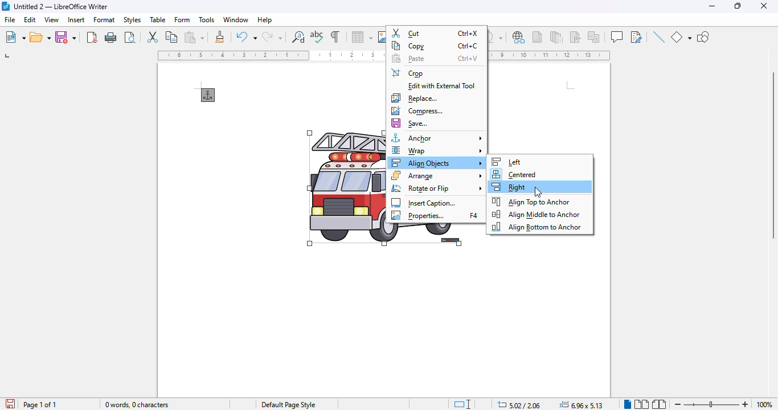  What do you see at coordinates (538, 191) in the screenshot?
I see `cursor` at bounding box center [538, 191].